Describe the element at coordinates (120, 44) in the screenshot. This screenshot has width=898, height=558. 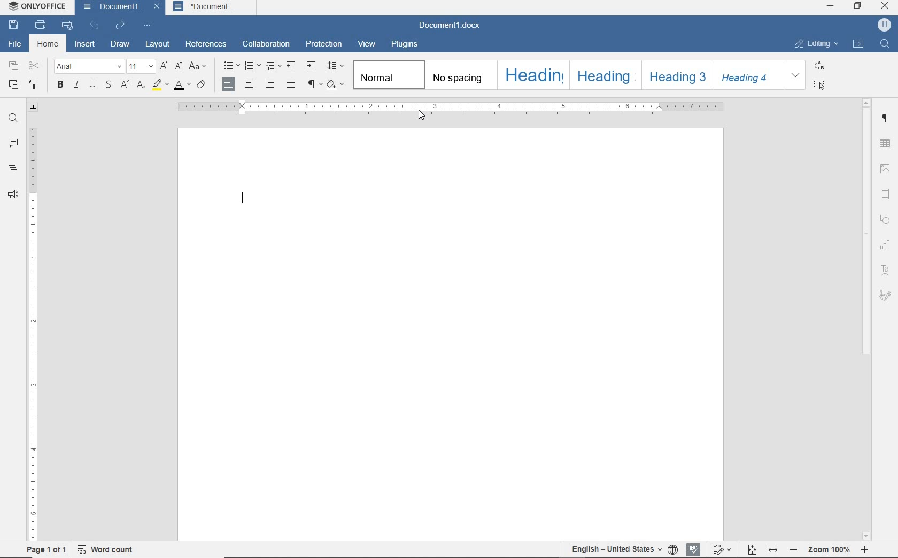
I see `DRAW` at that location.